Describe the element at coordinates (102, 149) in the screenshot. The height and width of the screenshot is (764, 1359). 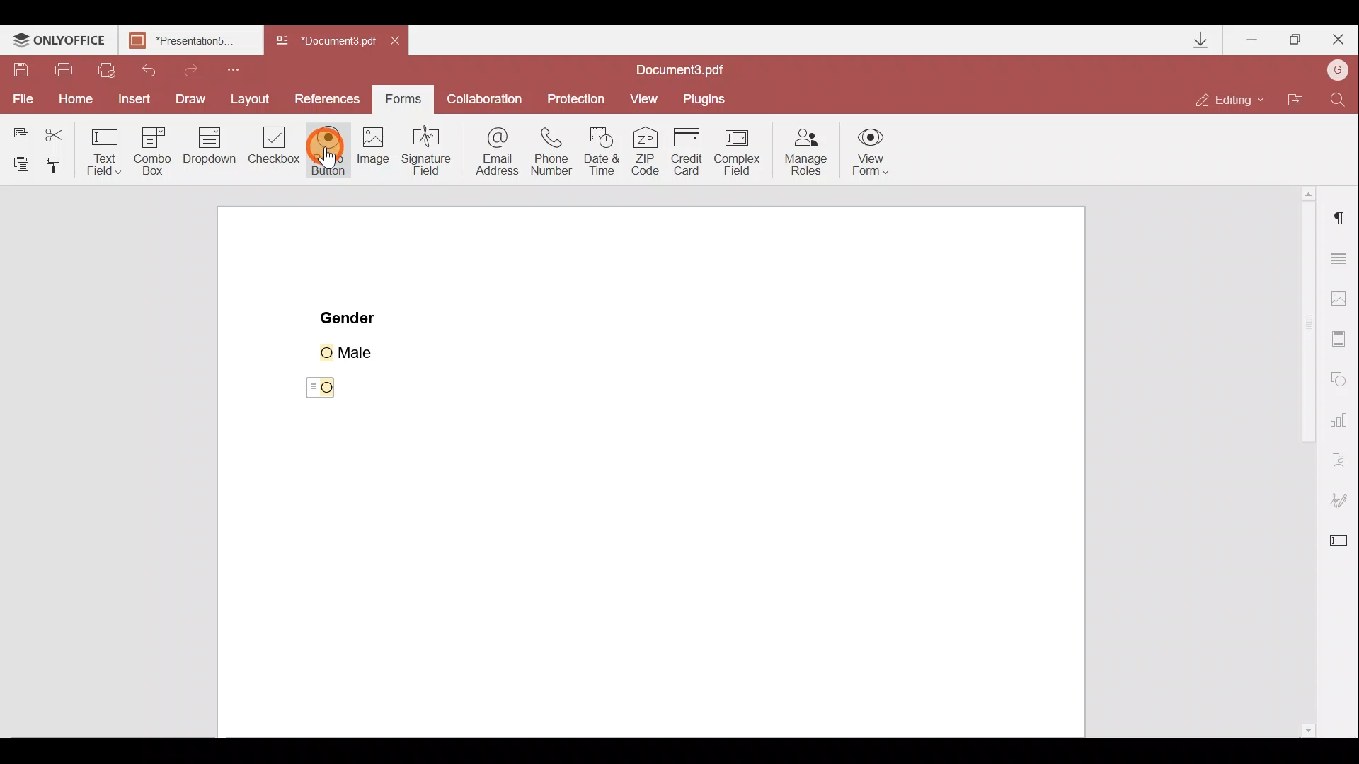
I see `Text field` at that location.